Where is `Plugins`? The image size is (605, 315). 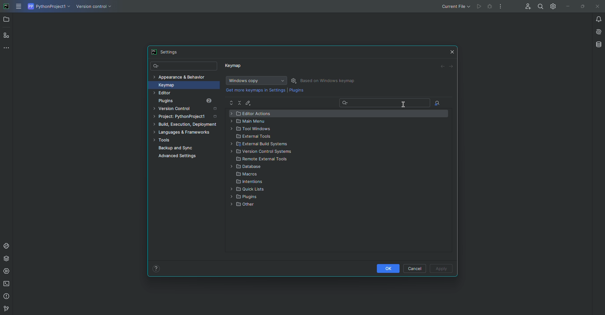 Plugins is located at coordinates (246, 197).